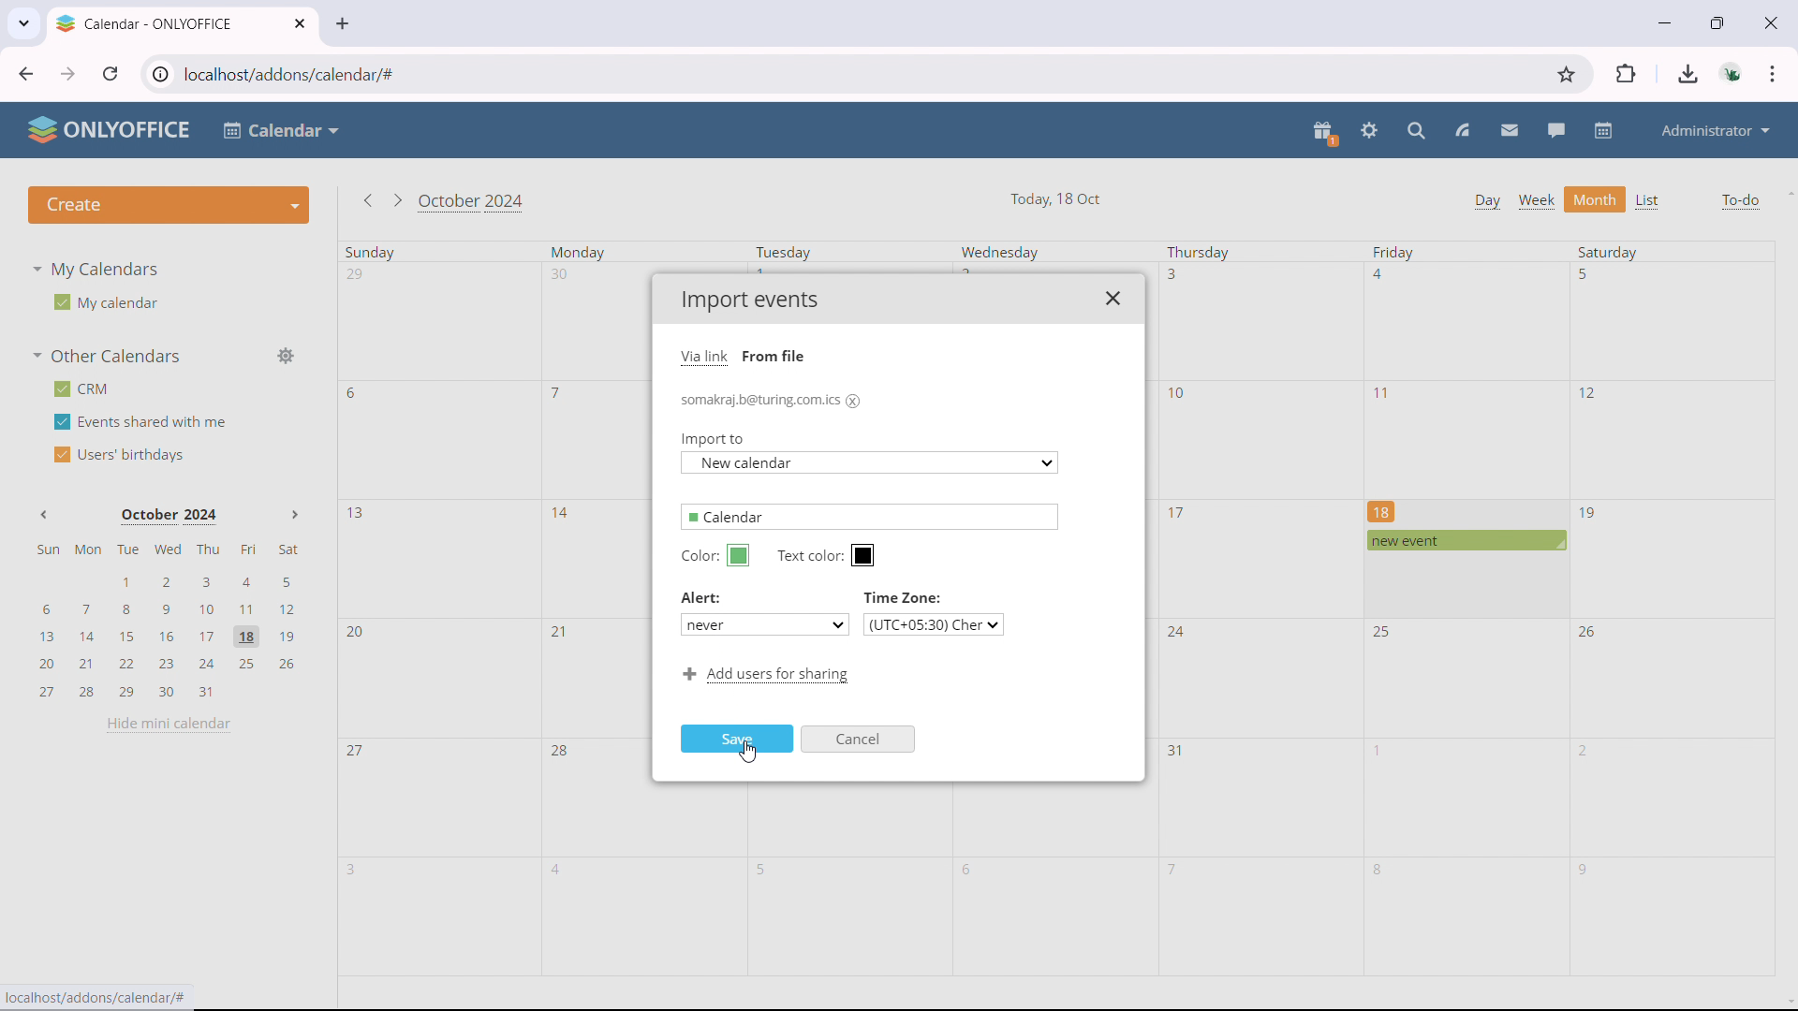  I want to click on list, so click(1649, 201).